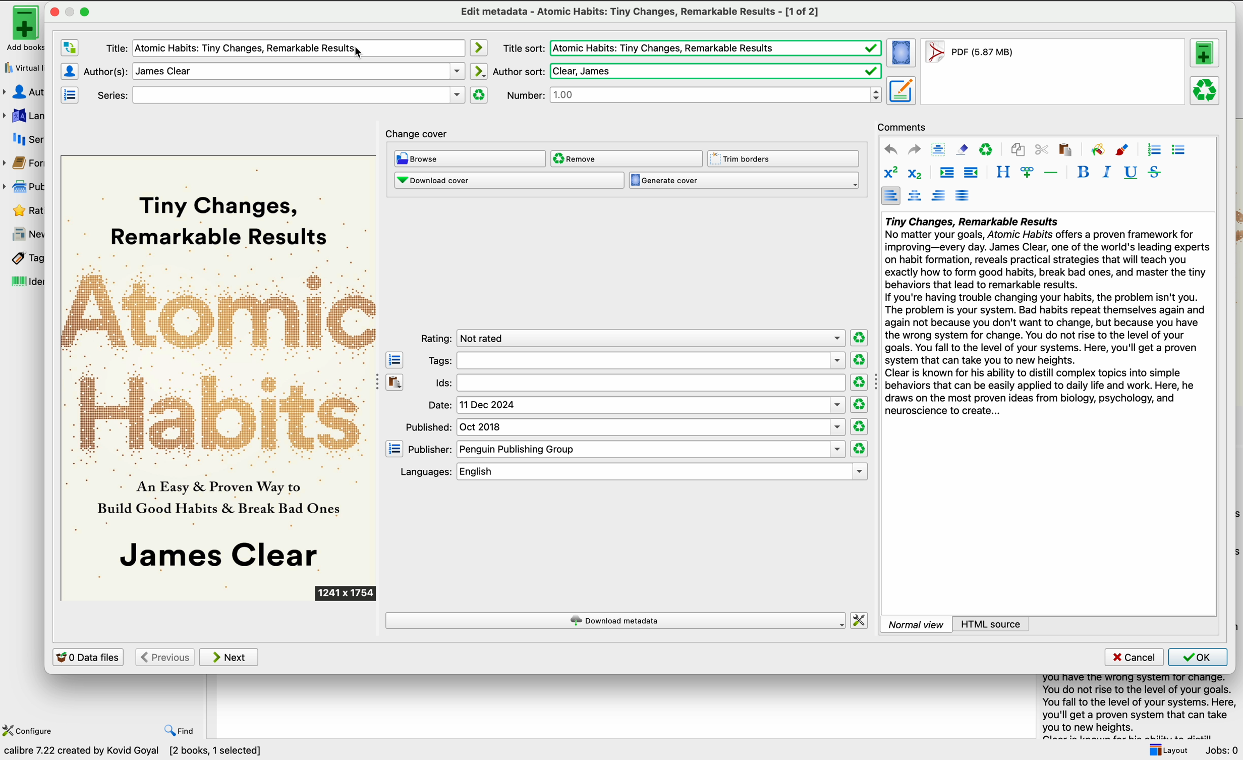 This screenshot has width=1243, height=760. I want to click on copy, so click(1019, 148).